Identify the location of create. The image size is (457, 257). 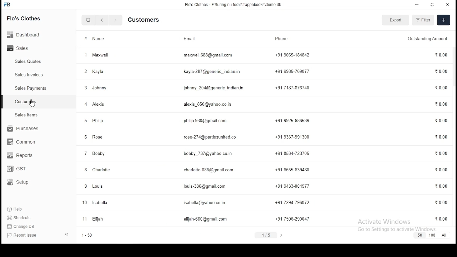
(445, 20).